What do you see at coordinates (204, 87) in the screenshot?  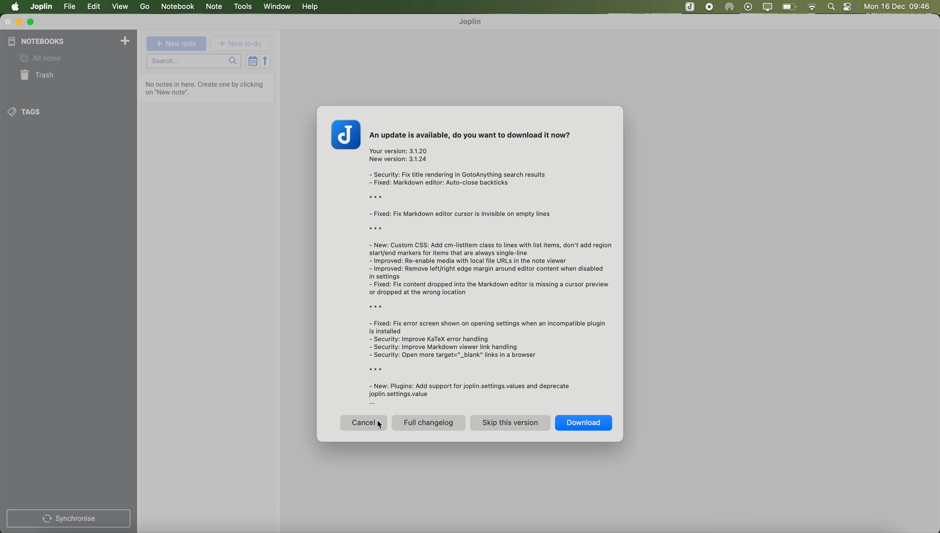 I see `No notes in here. Create one by clicking
on "New note".` at bounding box center [204, 87].